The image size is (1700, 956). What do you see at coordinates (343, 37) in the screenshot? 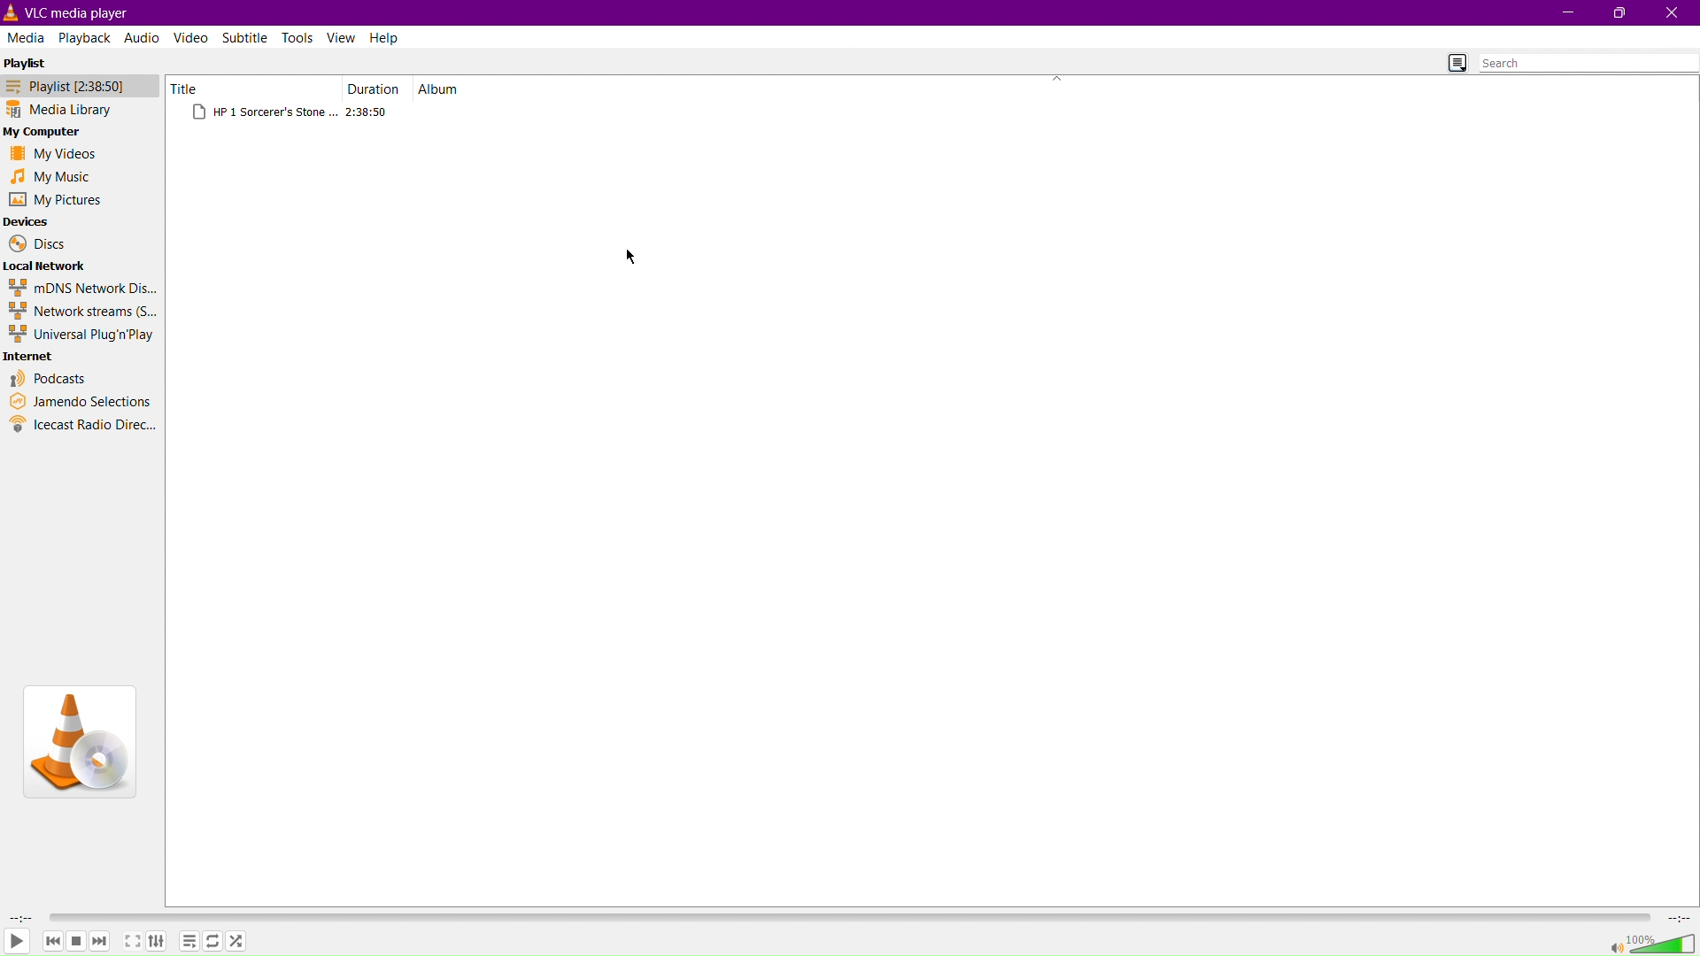
I see `View` at bounding box center [343, 37].